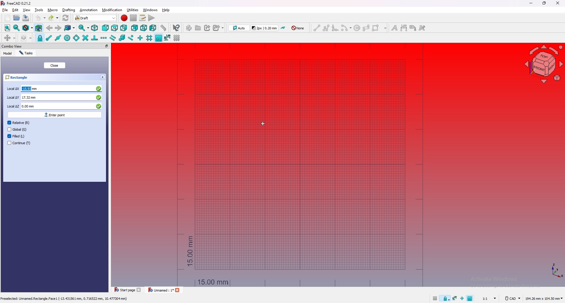 The height and width of the screenshot is (303, 565). I want to click on snap working plane, so click(471, 298).